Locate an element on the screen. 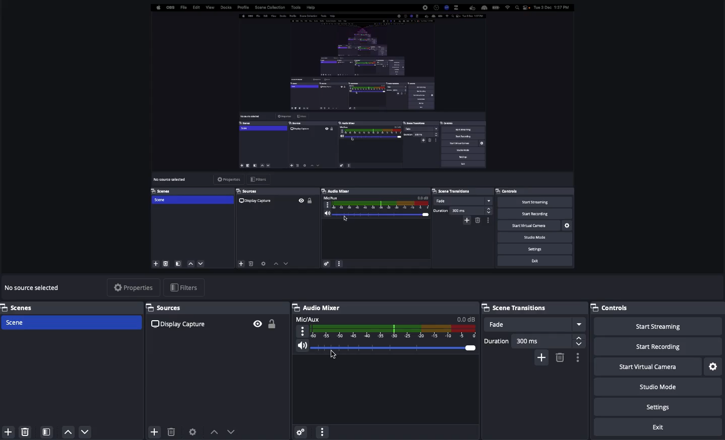 The height and width of the screenshot is (440, 725). Fade is located at coordinates (535, 324).